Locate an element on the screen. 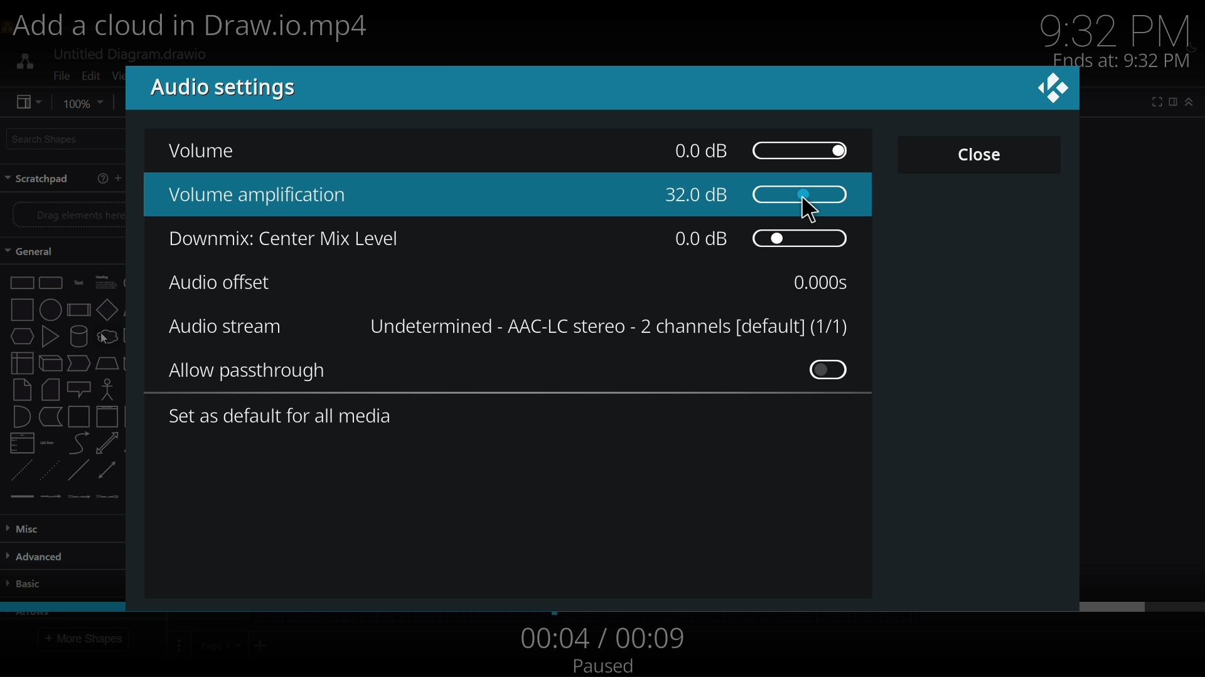 Image resolution: width=1205 pixels, height=677 pixels. cursor is located at coordinates (815, 208).